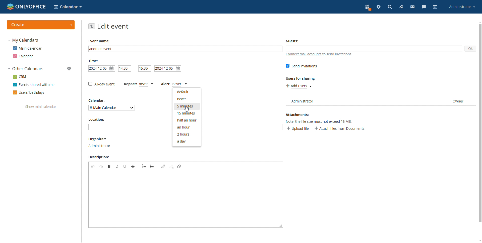 This screenshot has height=243, width=482. Describe the element at coordinates (130, 127) in the screenshot. I see `add location` at that location.